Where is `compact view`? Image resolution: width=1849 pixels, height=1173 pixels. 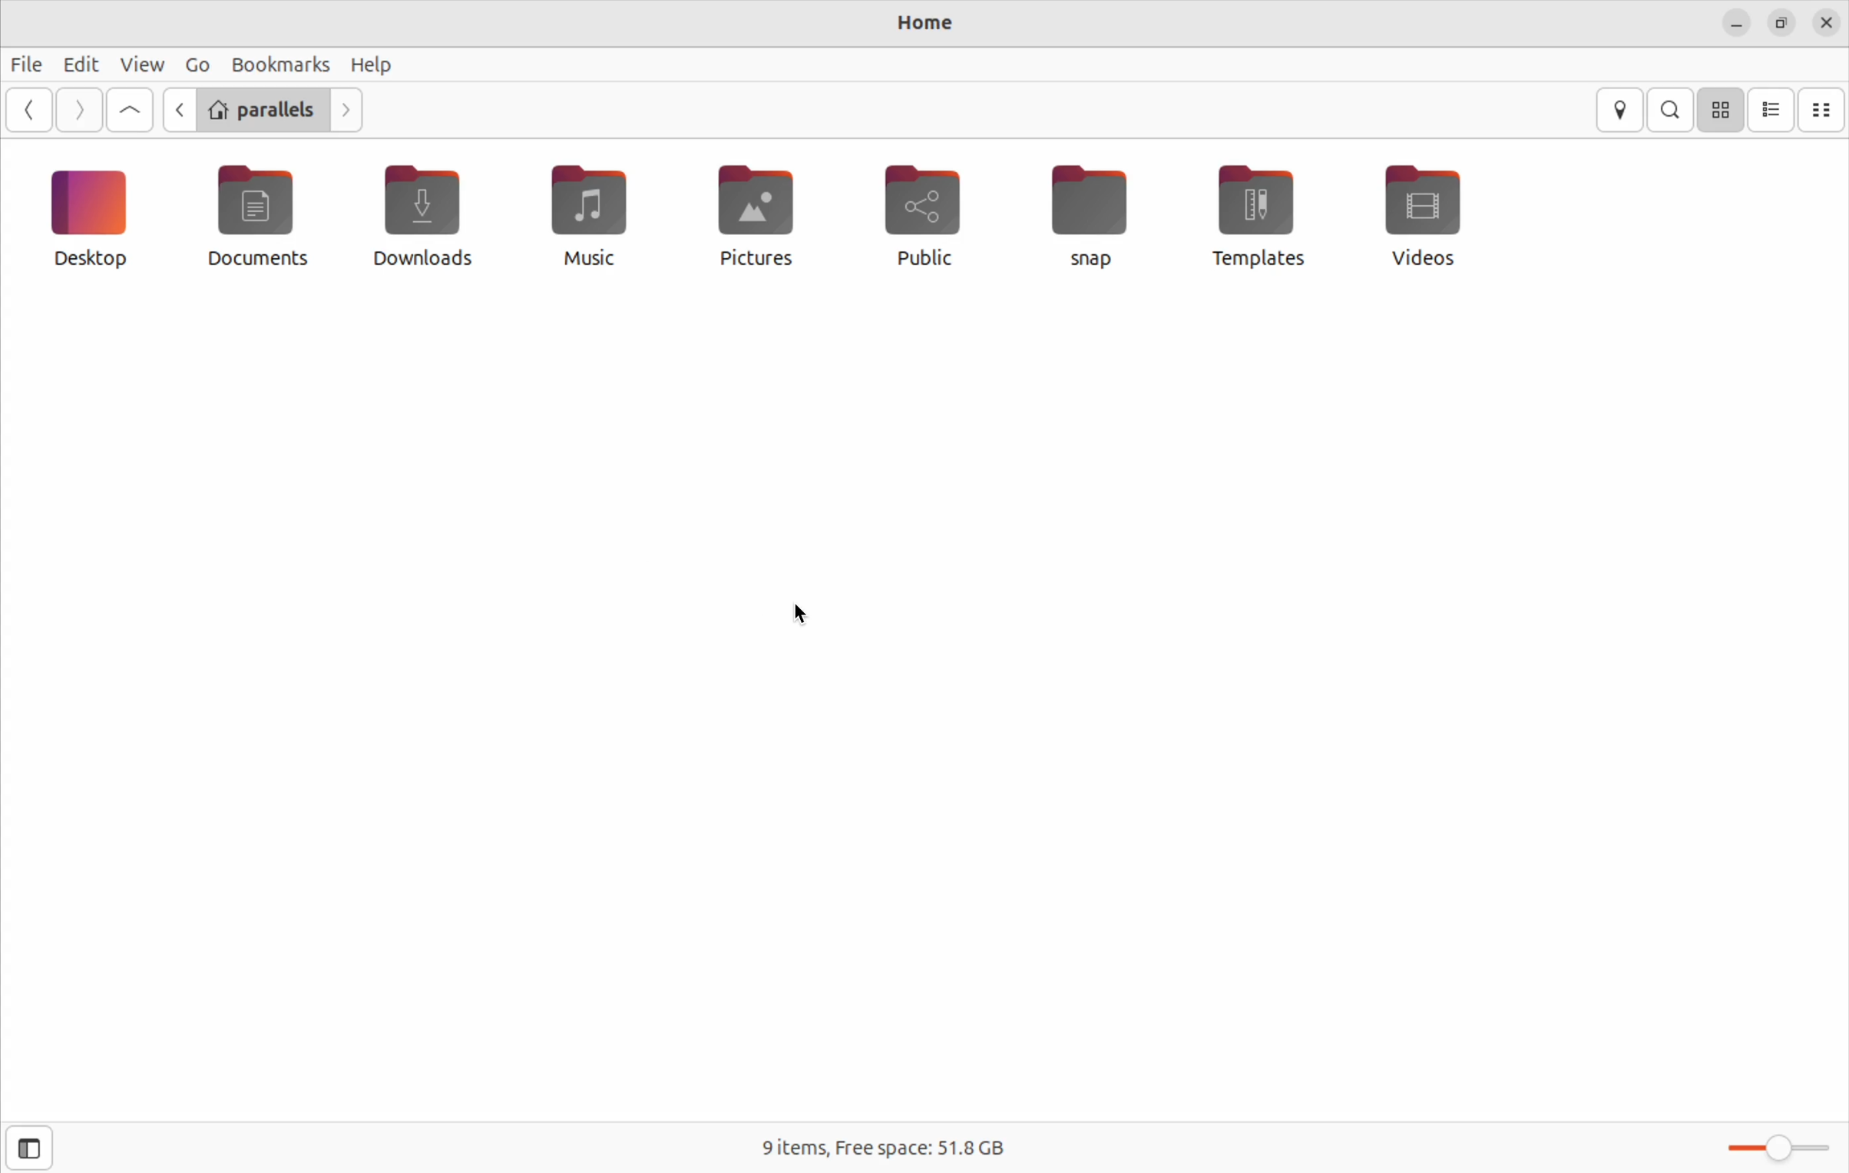 compact view is located at coordinates (1823, 109).